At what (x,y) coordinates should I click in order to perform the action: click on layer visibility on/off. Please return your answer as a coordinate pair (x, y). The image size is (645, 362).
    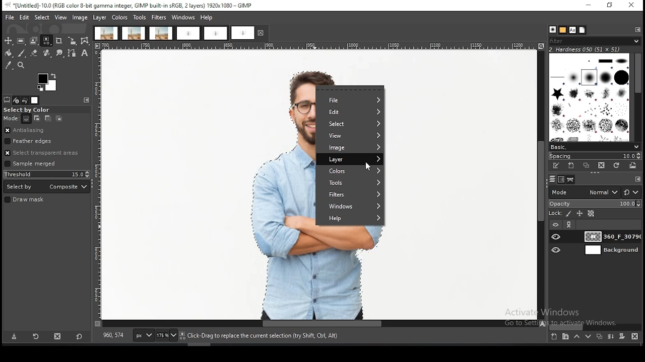
    Looking at the image, I should click on (557, 250).